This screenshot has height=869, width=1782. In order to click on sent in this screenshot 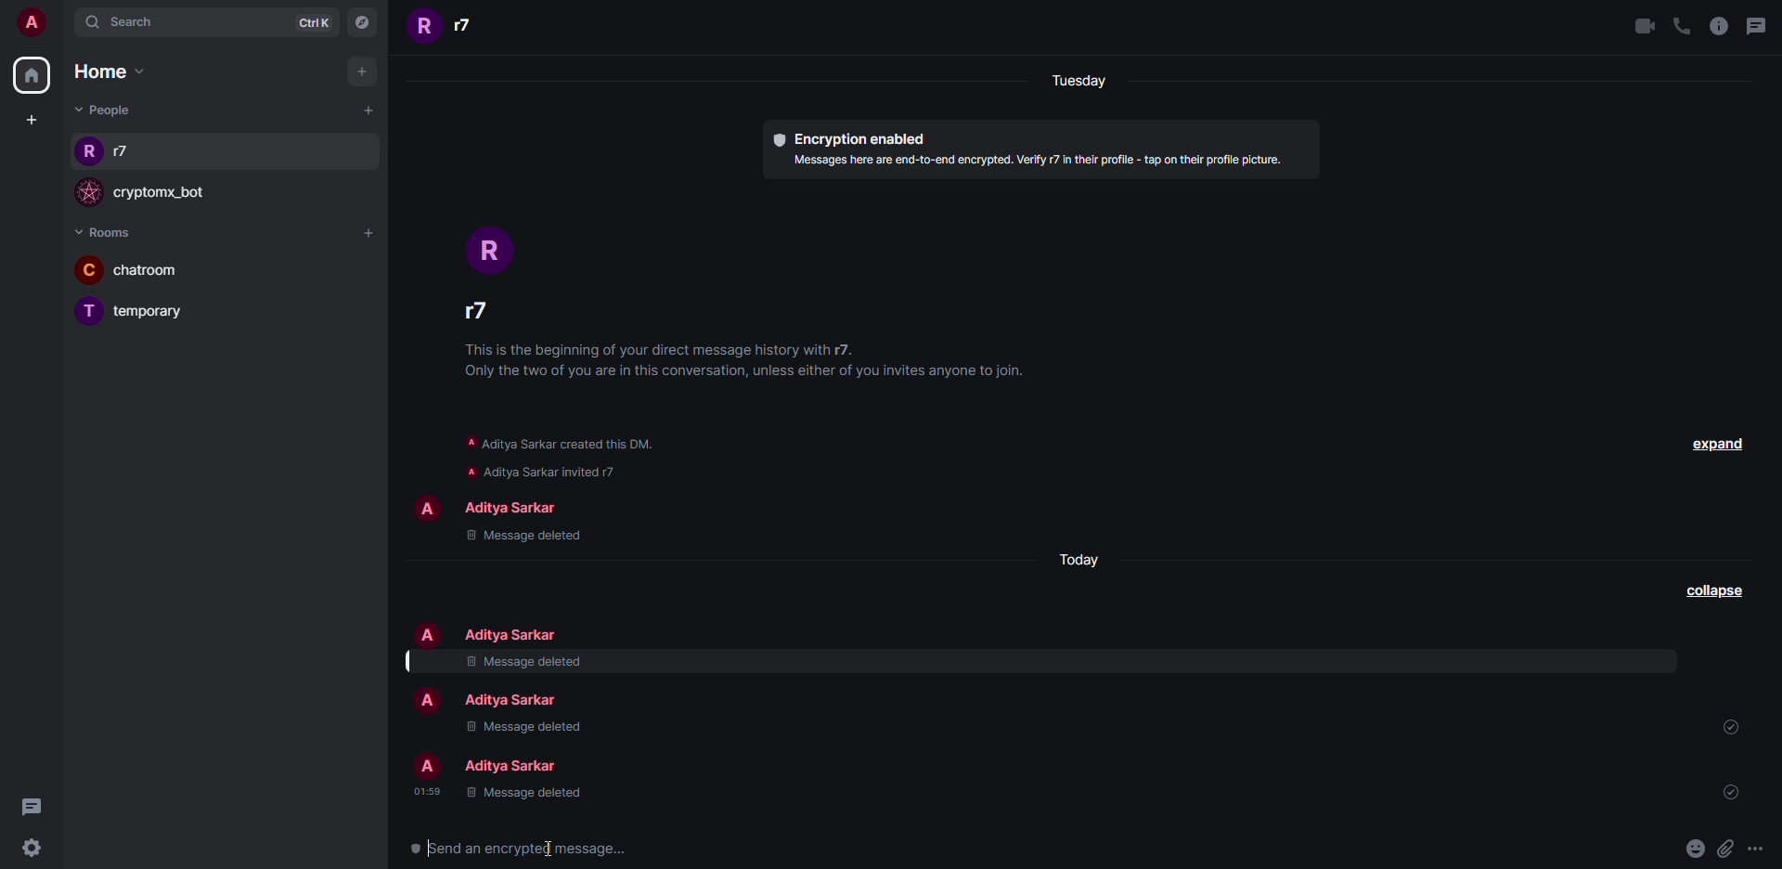, I will do `click(1729, 790)`.